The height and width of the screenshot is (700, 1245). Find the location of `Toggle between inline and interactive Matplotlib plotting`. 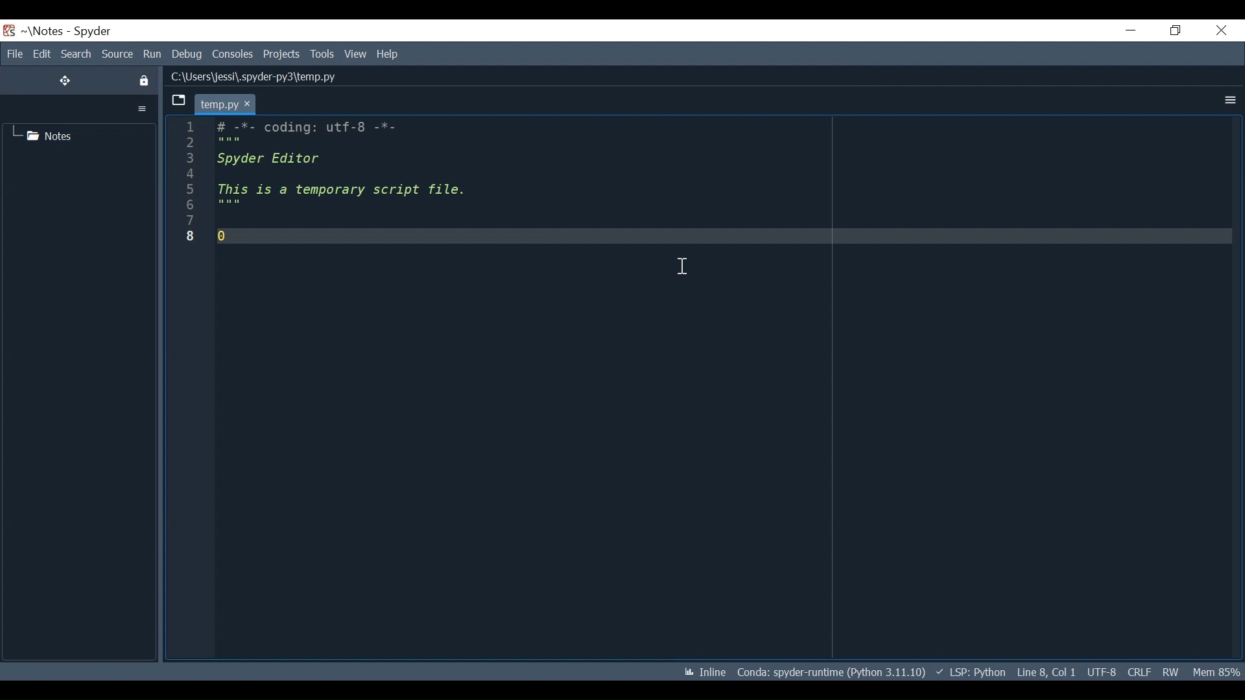

Toggle between inline and interactive Matplotlib plotting is located at coordinates (706, 672).